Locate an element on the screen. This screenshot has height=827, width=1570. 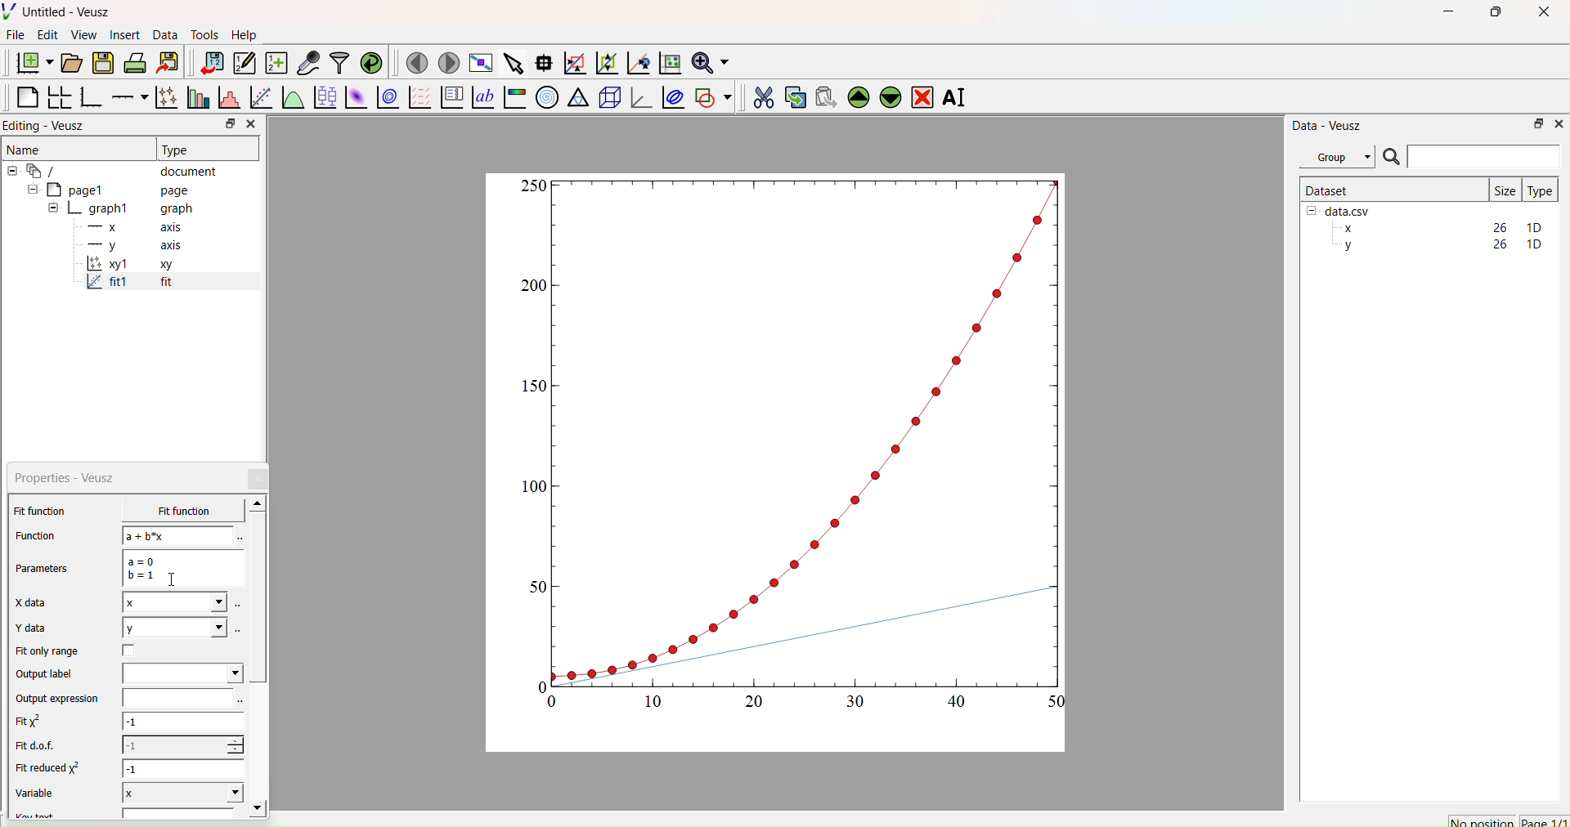
y 26 1D is located at coordinates (1438, 244).